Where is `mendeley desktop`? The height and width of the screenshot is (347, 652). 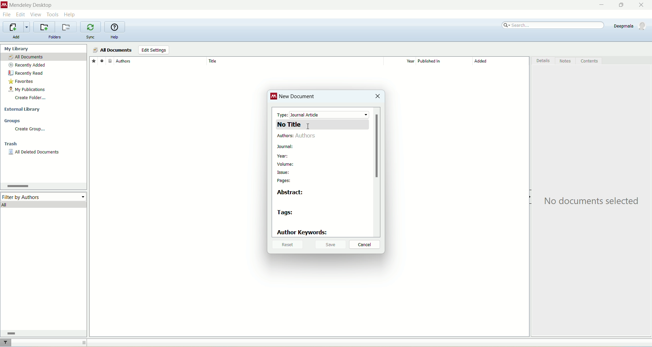 mendeley desktop is located at coordinates (30, 6).